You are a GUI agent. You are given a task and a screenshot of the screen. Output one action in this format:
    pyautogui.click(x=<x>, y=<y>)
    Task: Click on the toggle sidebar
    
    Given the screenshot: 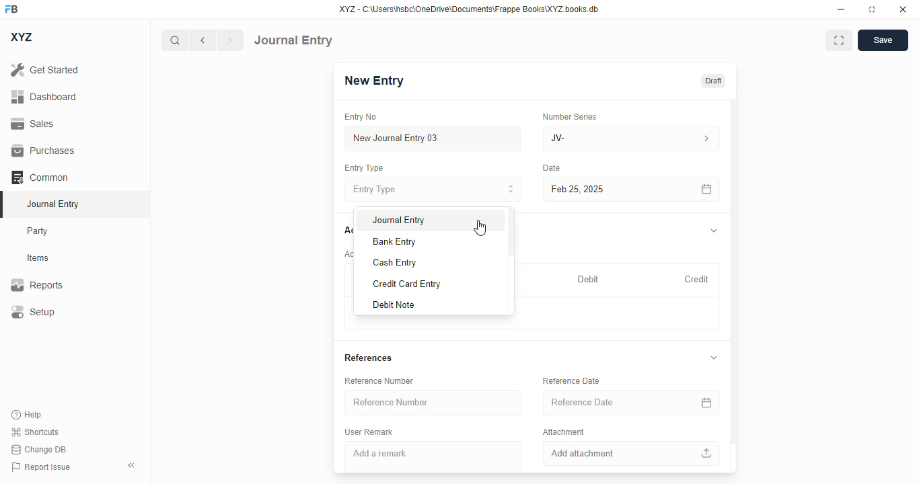 What is the action you would take?
    pyautogui.click(x=133, y=465)
    